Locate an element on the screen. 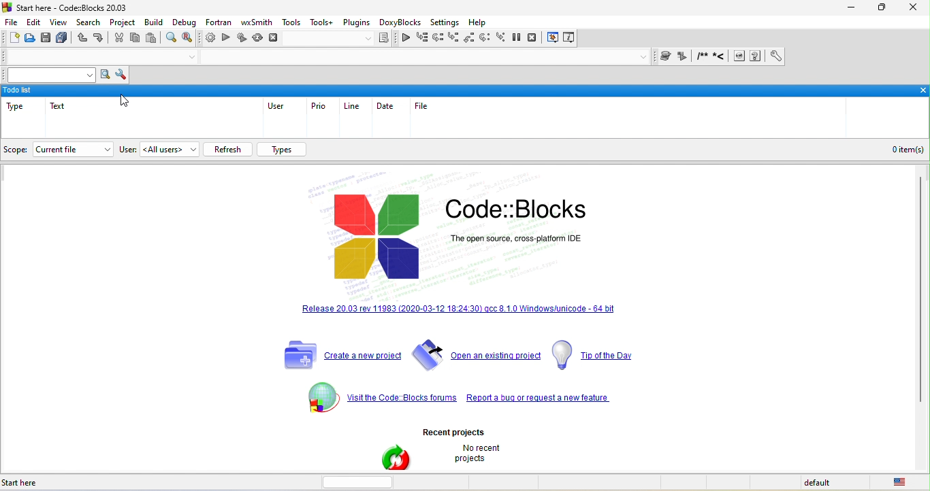  help is located at coordinates (480, 23).